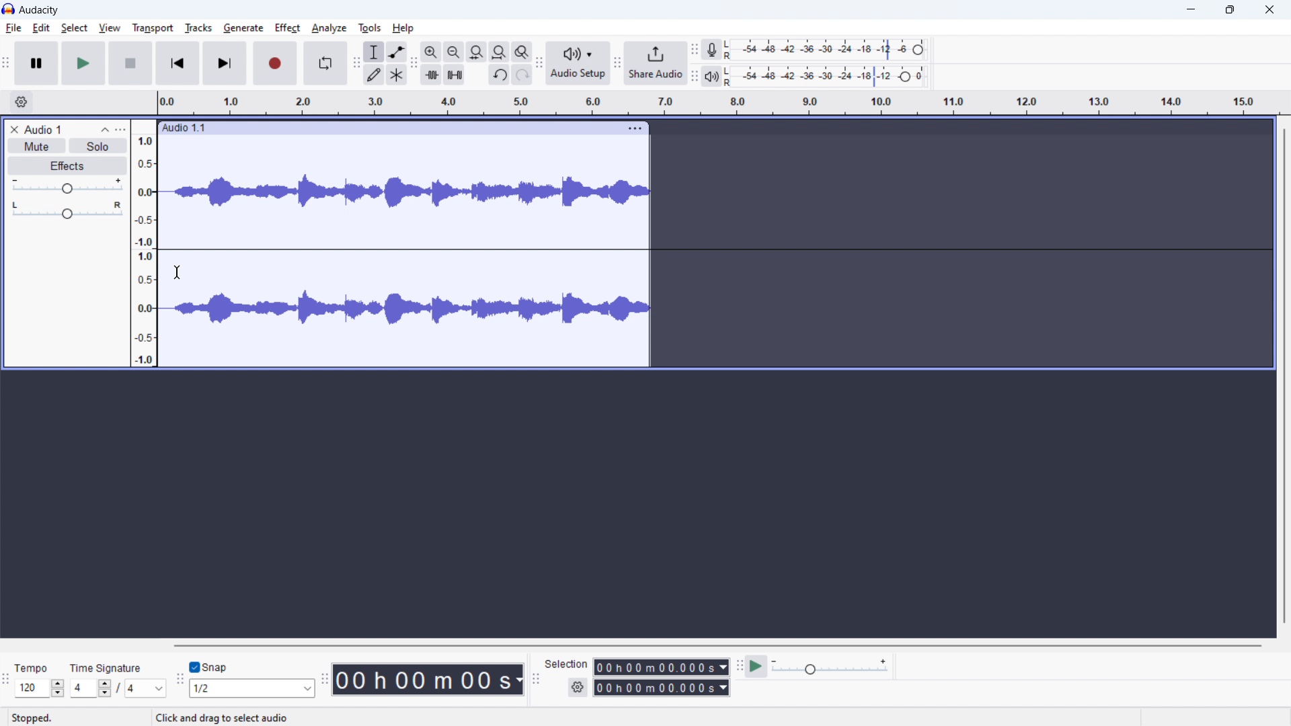 The width and height of the screenshot is (1291, 726). What do you see at coordinates (396, 75) in the screenshot?
I see `multi tool` at bounding box center [396, 75].